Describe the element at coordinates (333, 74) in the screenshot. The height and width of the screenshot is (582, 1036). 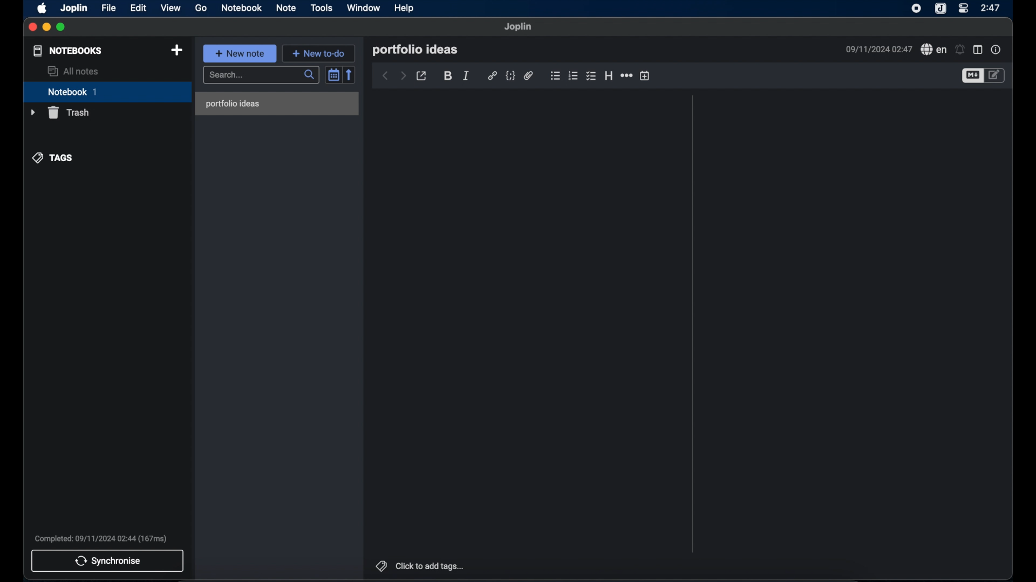
I see `toggle sort order field` at that location.